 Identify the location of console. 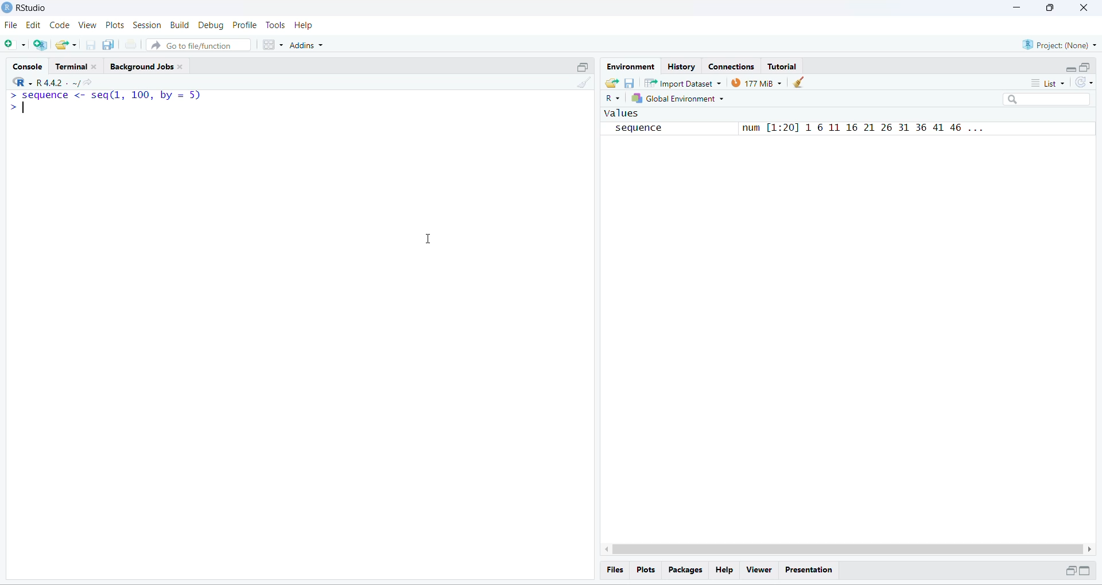
(30, 67).